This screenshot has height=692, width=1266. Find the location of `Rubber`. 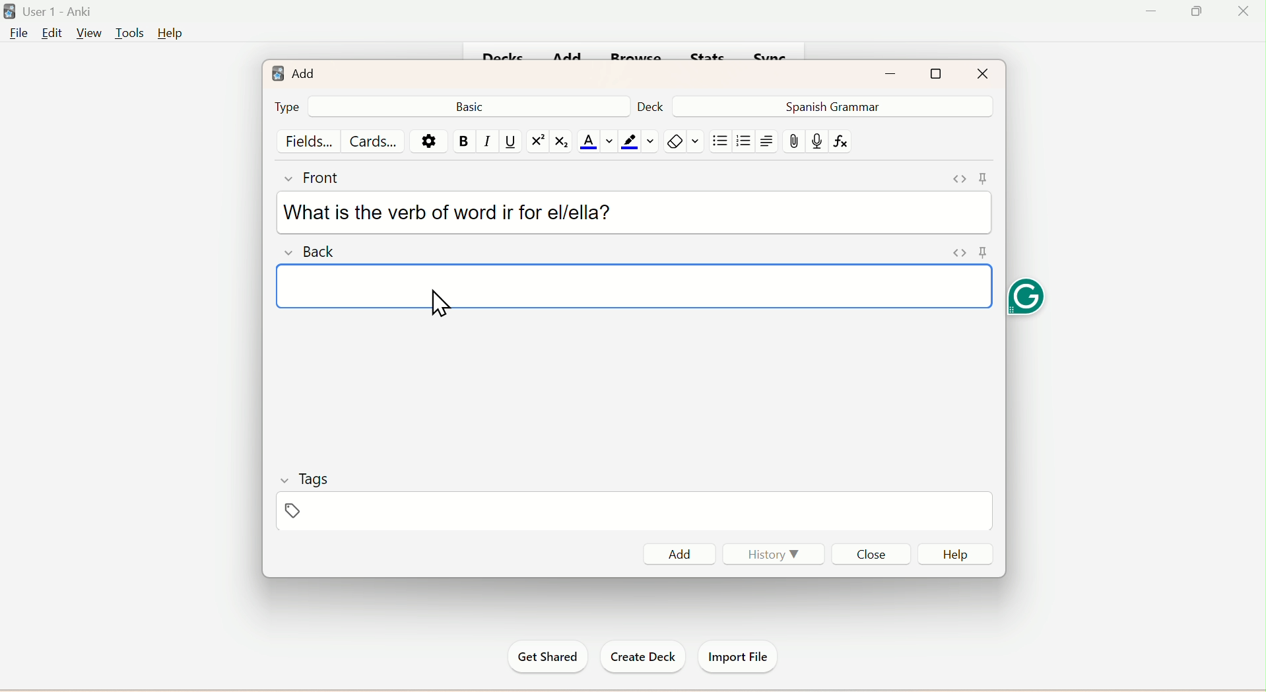

Rubber is located at coordinates (686, 143).